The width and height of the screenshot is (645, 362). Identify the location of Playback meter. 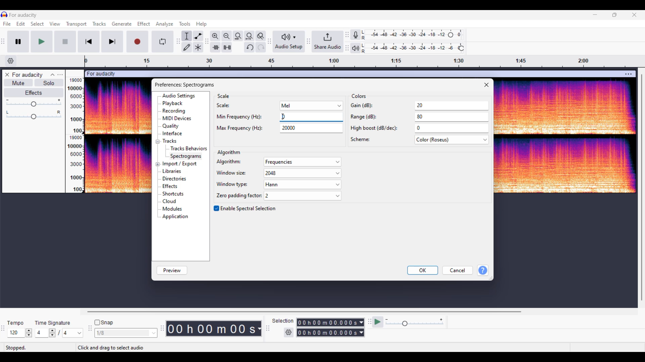
(356, 48).